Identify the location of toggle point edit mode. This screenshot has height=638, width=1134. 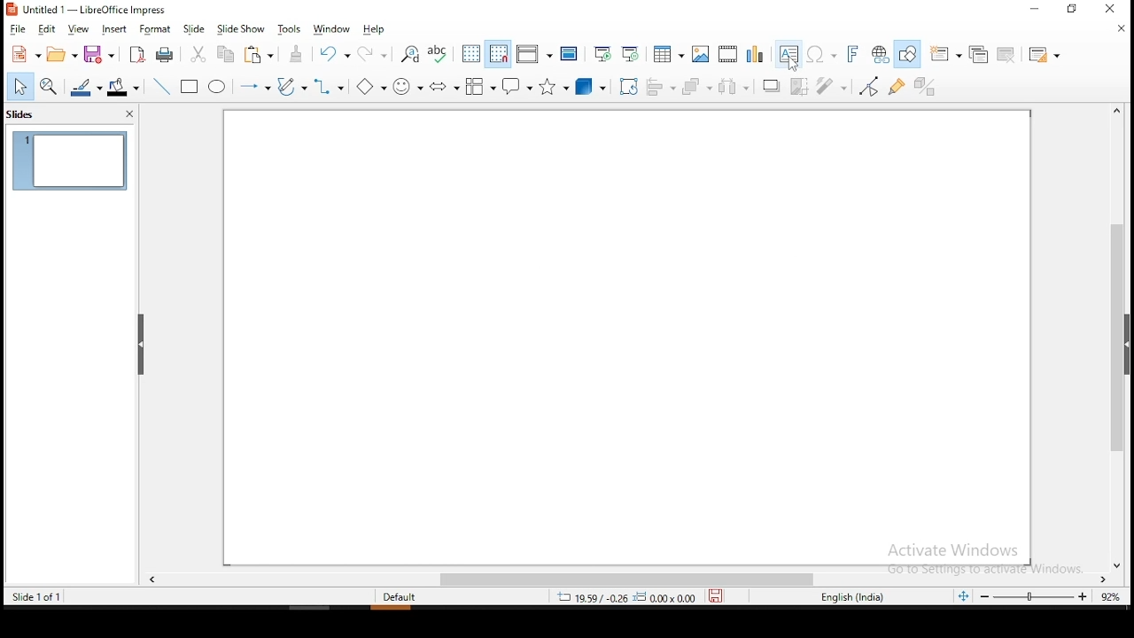
(867, 86).